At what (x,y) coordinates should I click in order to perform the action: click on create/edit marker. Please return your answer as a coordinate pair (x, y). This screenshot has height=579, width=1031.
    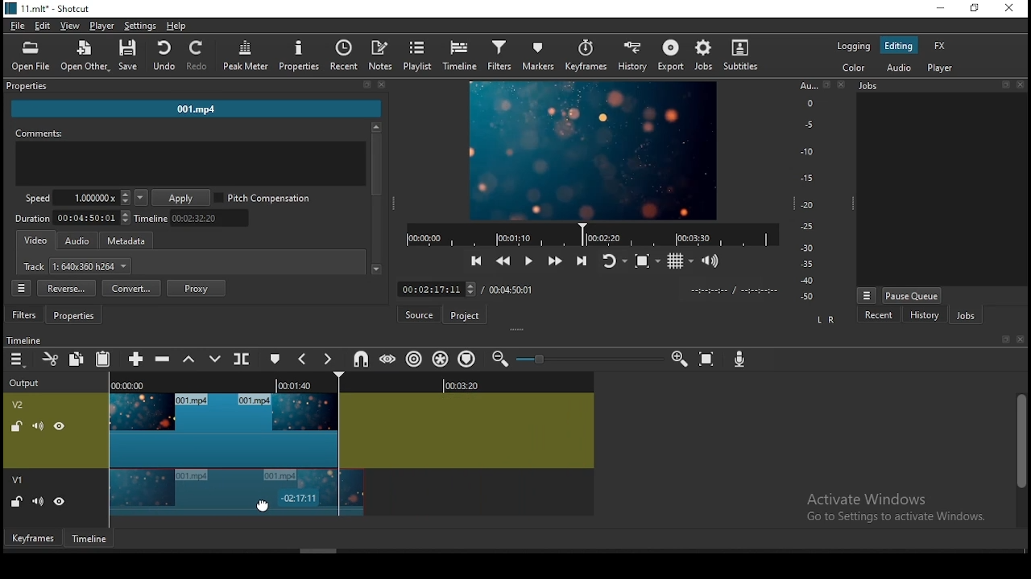
    Looking at the image, I should click on (273, 357).